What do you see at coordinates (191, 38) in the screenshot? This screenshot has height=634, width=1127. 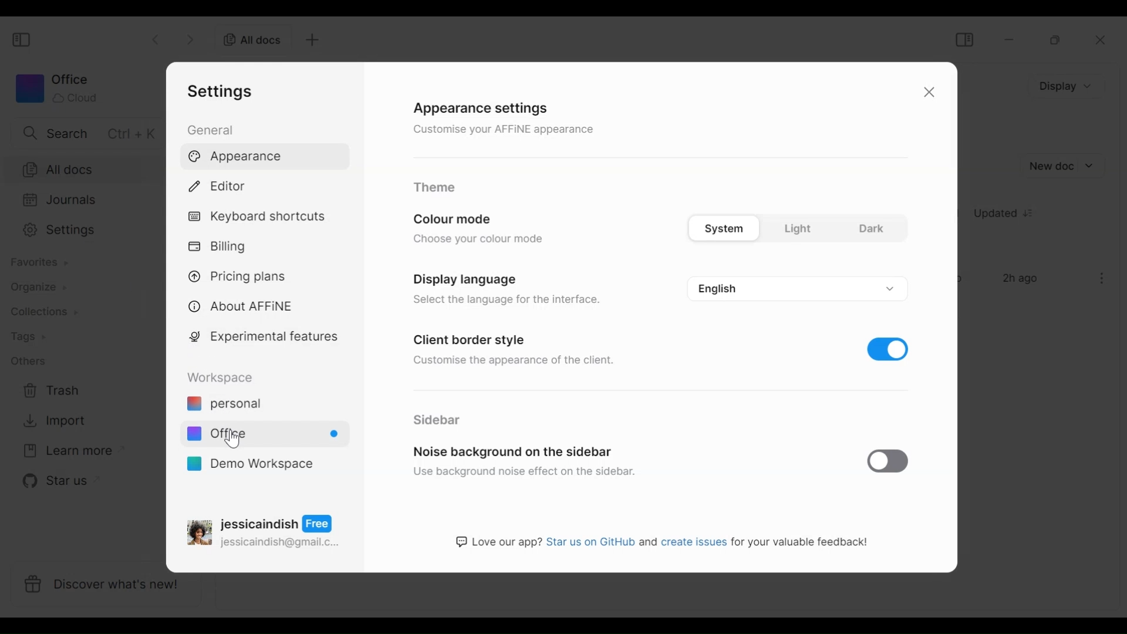 I see `Go Forward` at bounding box center [191, 38].